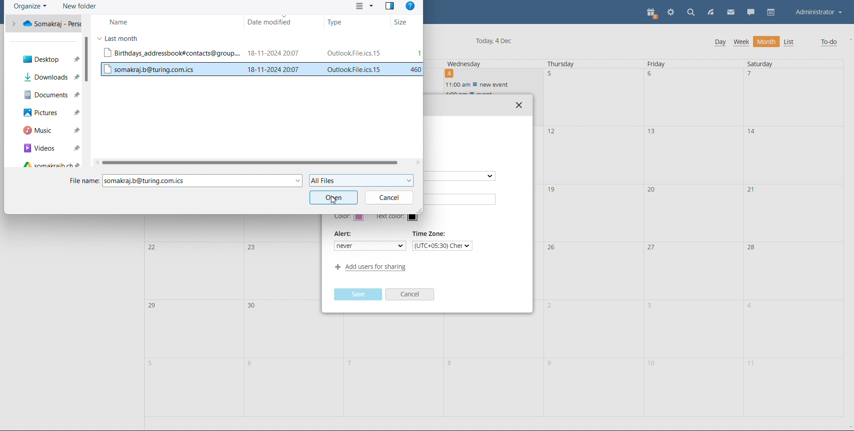  I want to click on music, so click(48, 131).